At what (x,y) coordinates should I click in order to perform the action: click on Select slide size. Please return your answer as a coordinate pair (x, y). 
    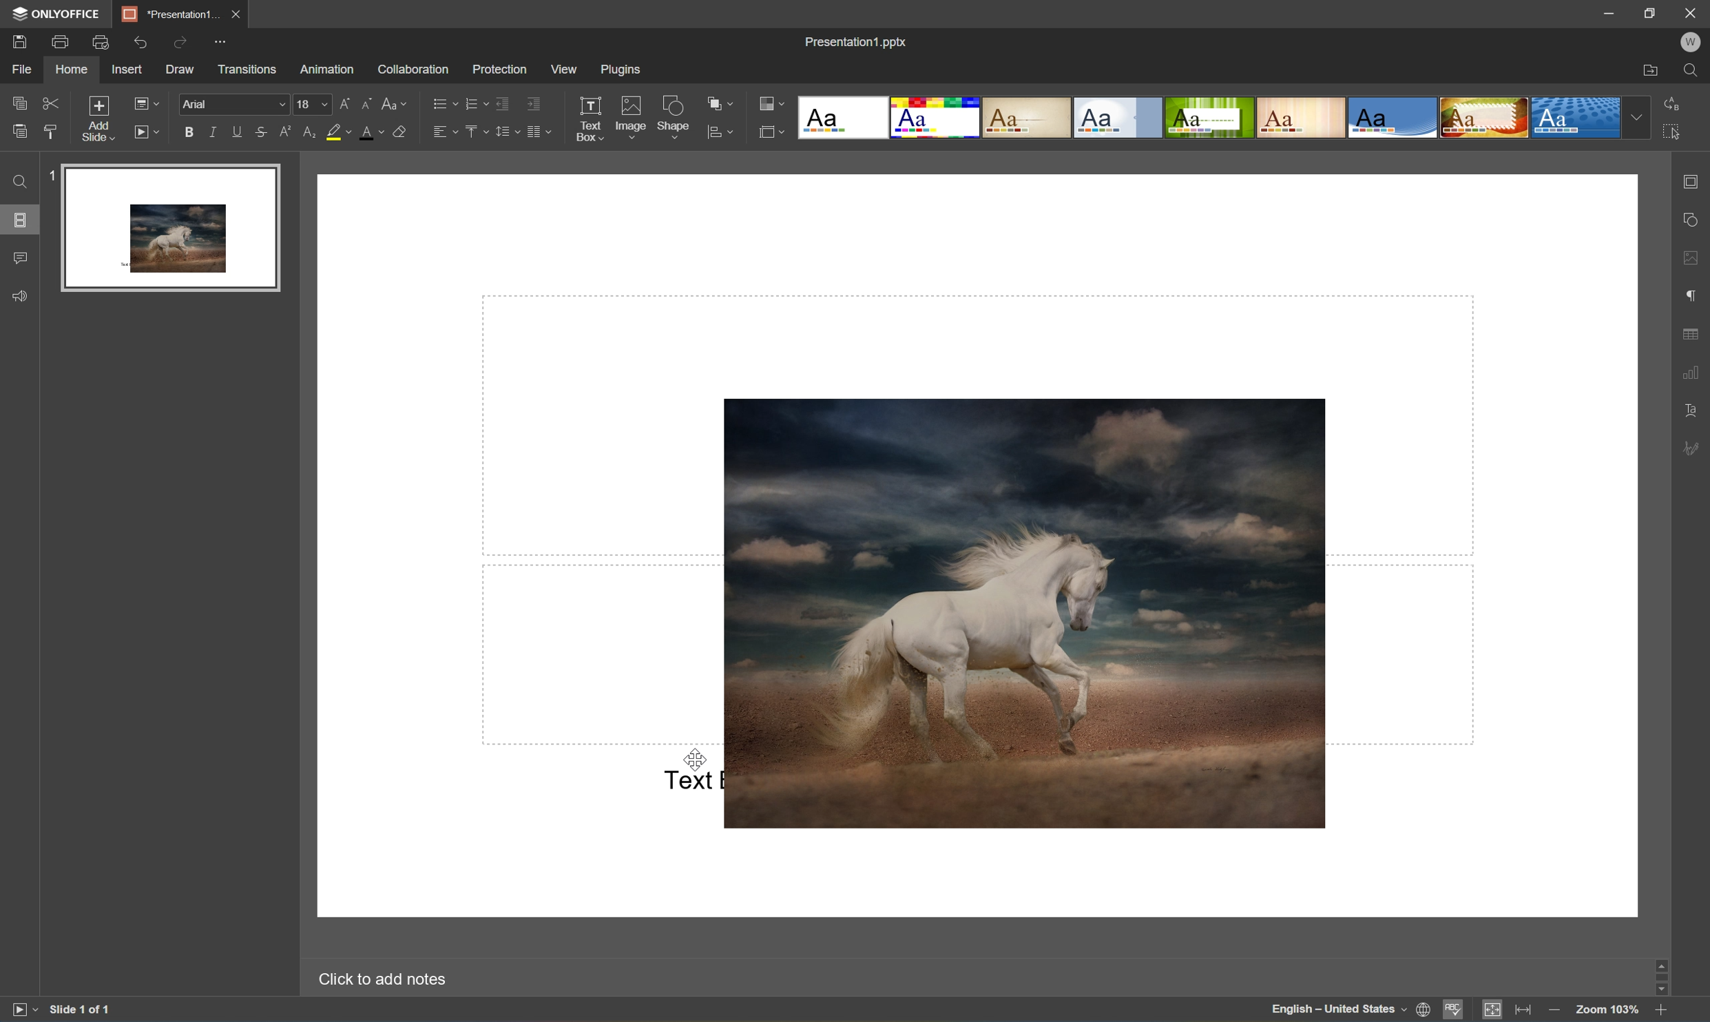
    Looking at the image, I should click on (773, 133).